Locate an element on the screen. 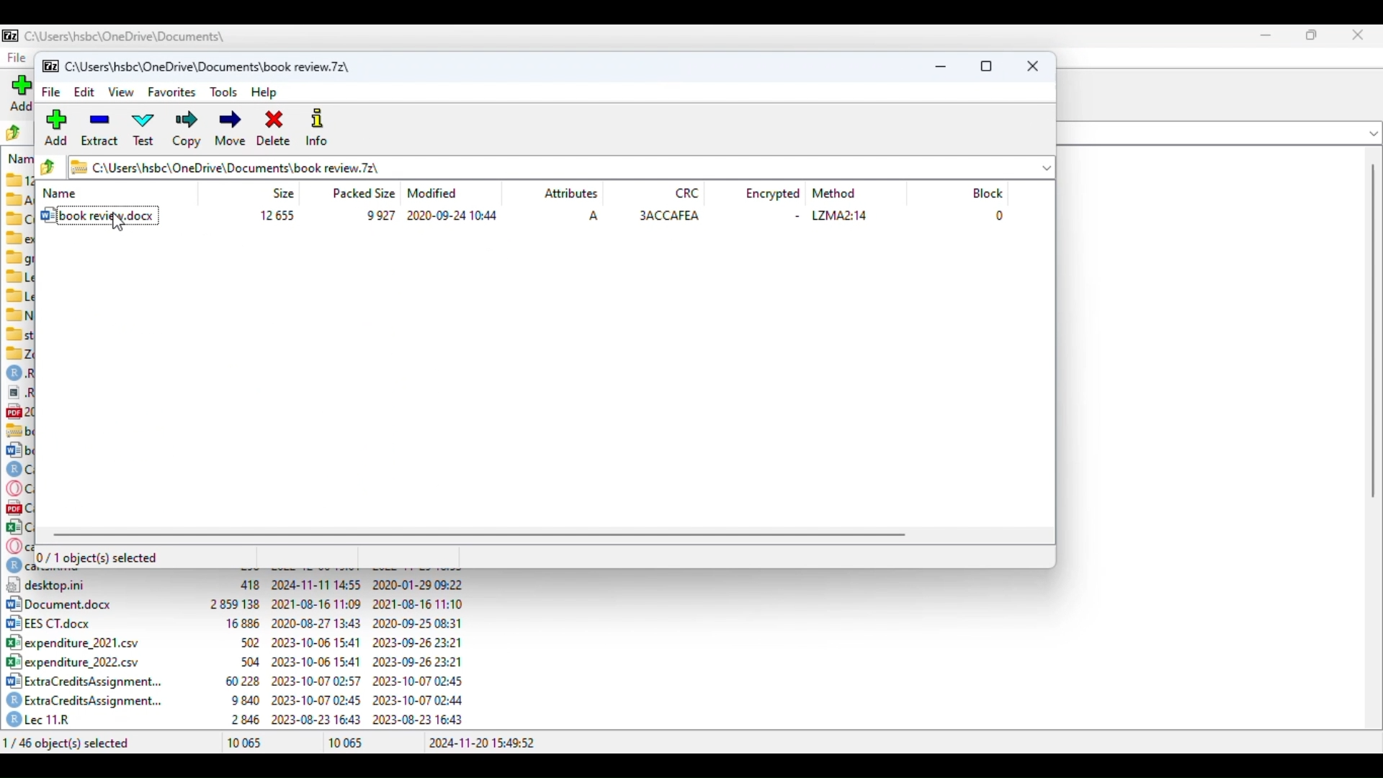 The image size is (1383, 778). favorites is located at coordinates (172, 93).